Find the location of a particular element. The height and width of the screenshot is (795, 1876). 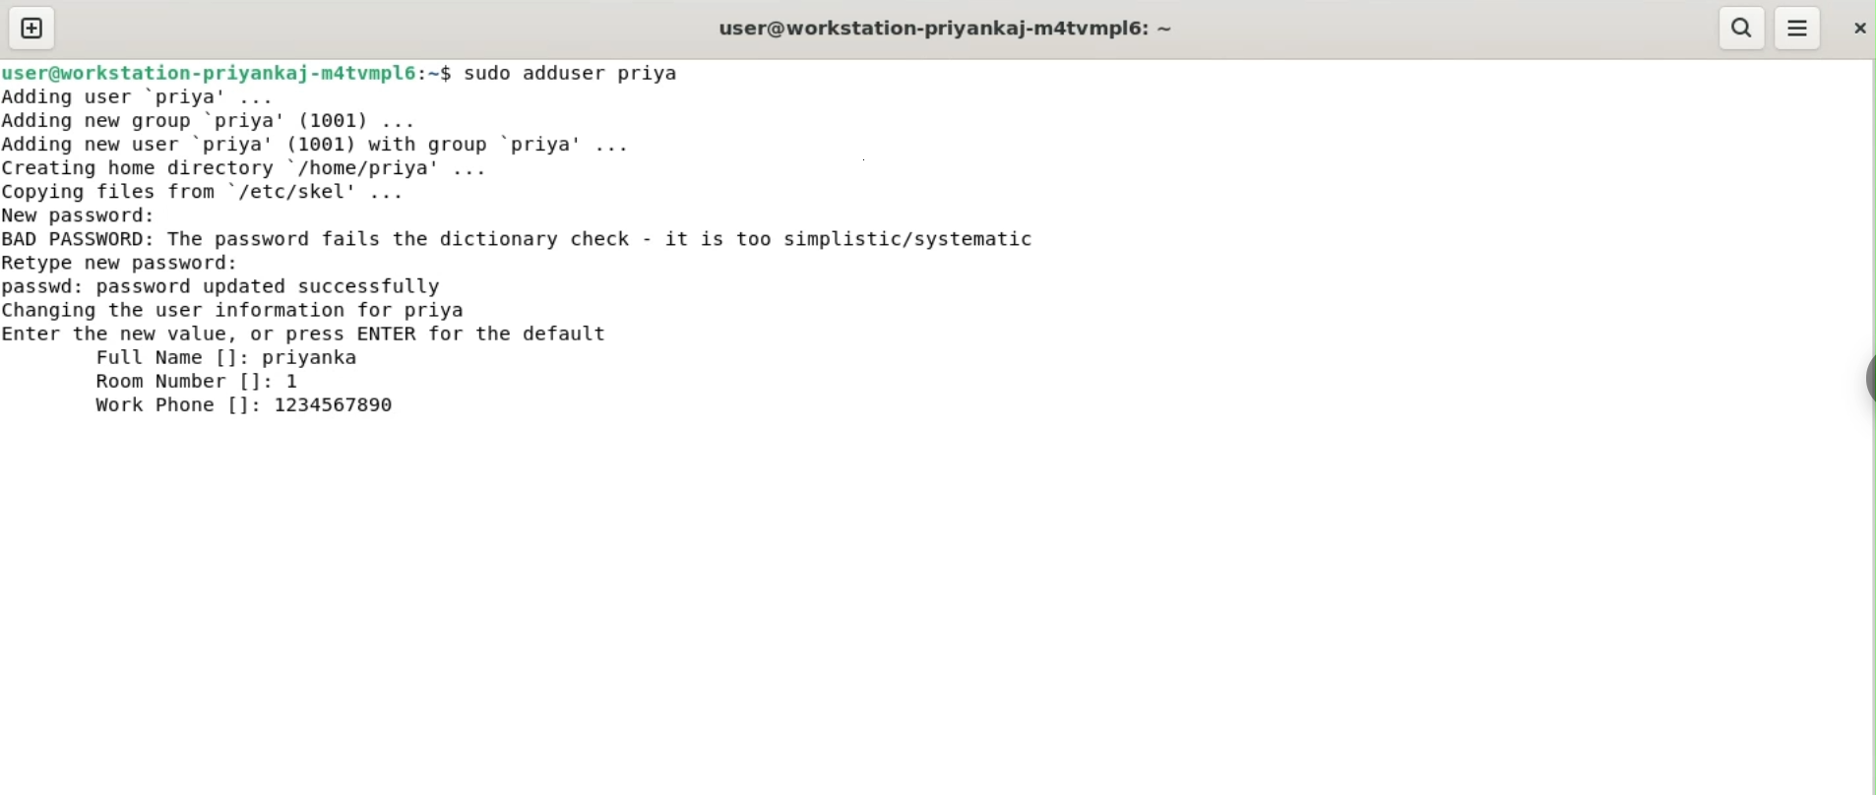

new tab is located at coordinates (31, 28).